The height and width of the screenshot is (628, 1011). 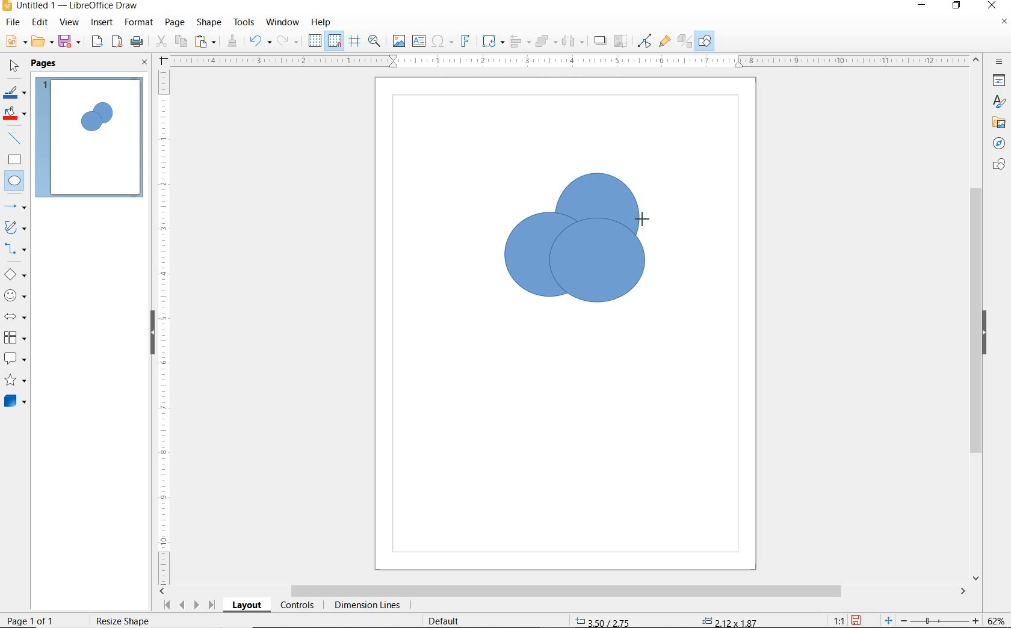 I want to click on PAGE 1 O 1, so click(x=39, y=616).